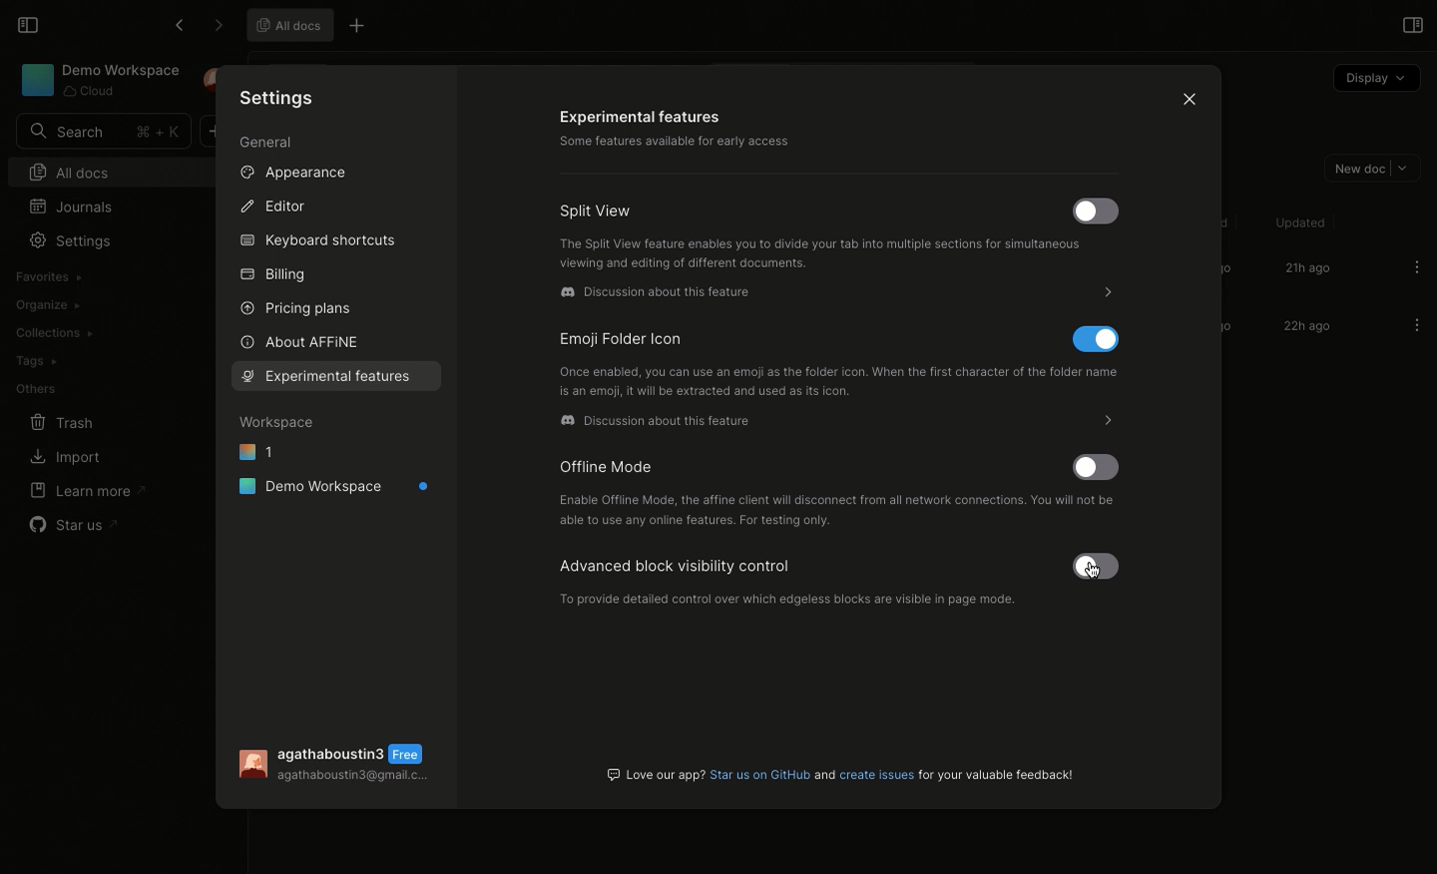  Describe the element at coordinates (86, 490) in the screenshot. I see `Learn more` at that location.